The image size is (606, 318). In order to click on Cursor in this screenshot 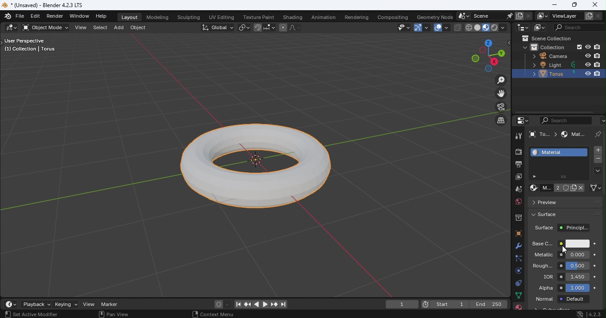, I will do `click(564, 251)`.